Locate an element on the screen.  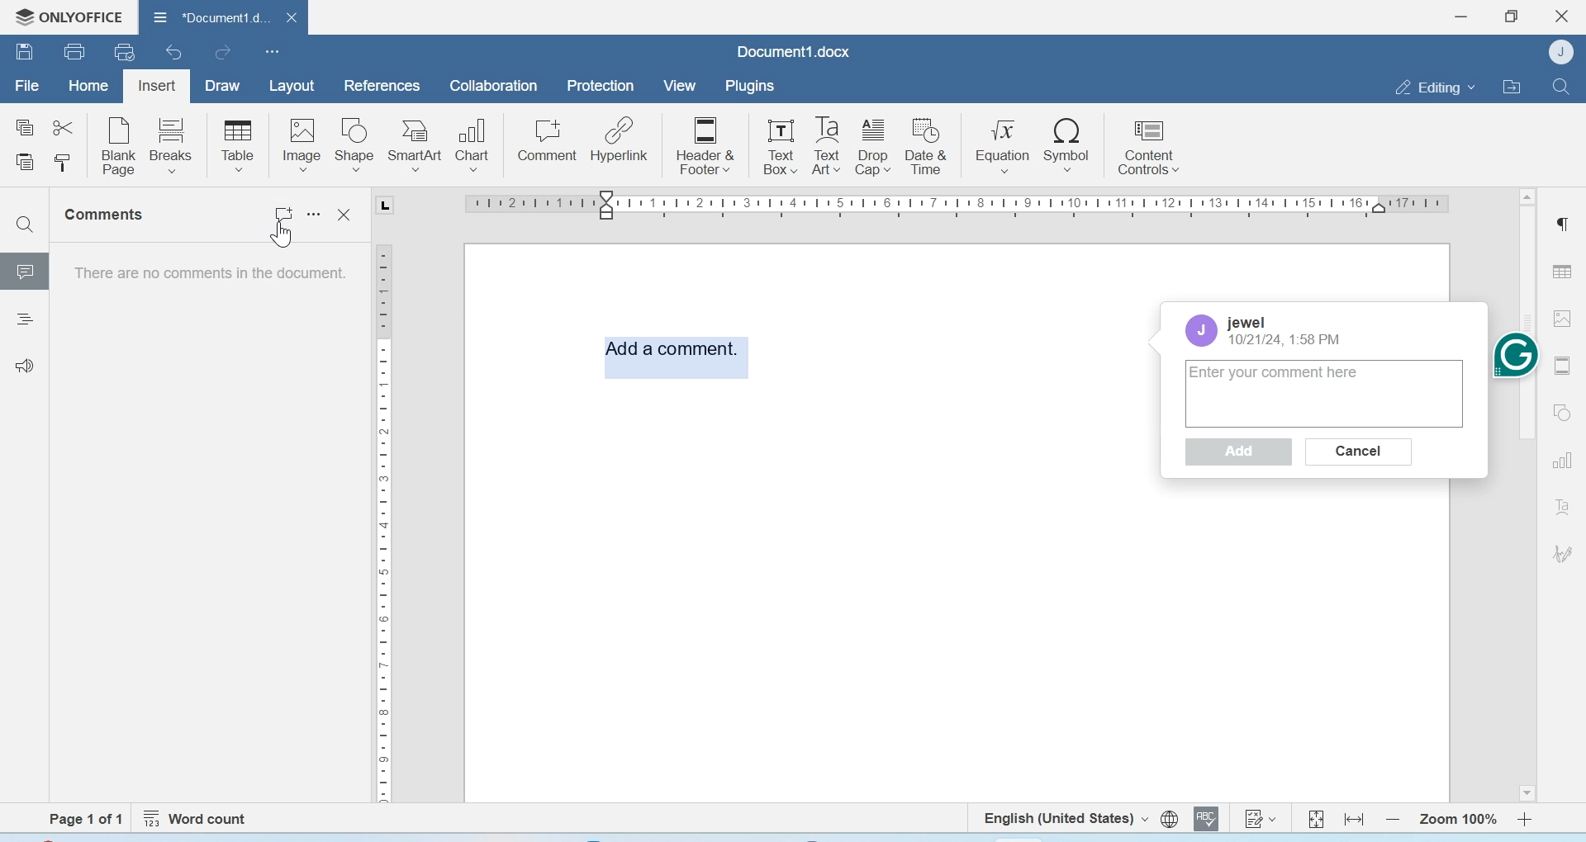
Minimize is located at coordinates (1463, 17).